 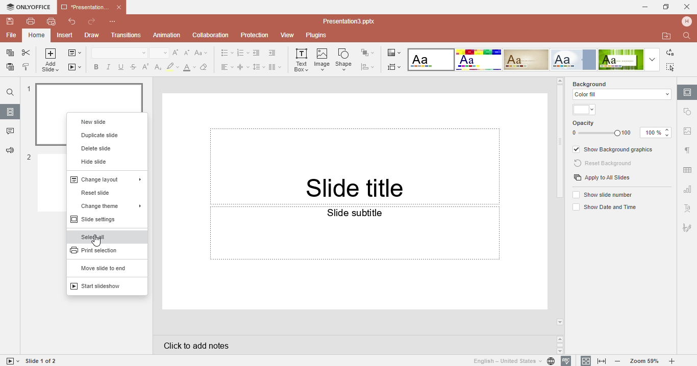 I want to click on Chart setting, so click(x=687, y=191).